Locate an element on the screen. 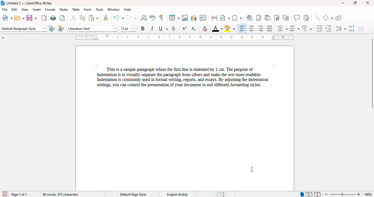 This screenshot has height=197, width=374. paste is located at coordinates (93, 18).